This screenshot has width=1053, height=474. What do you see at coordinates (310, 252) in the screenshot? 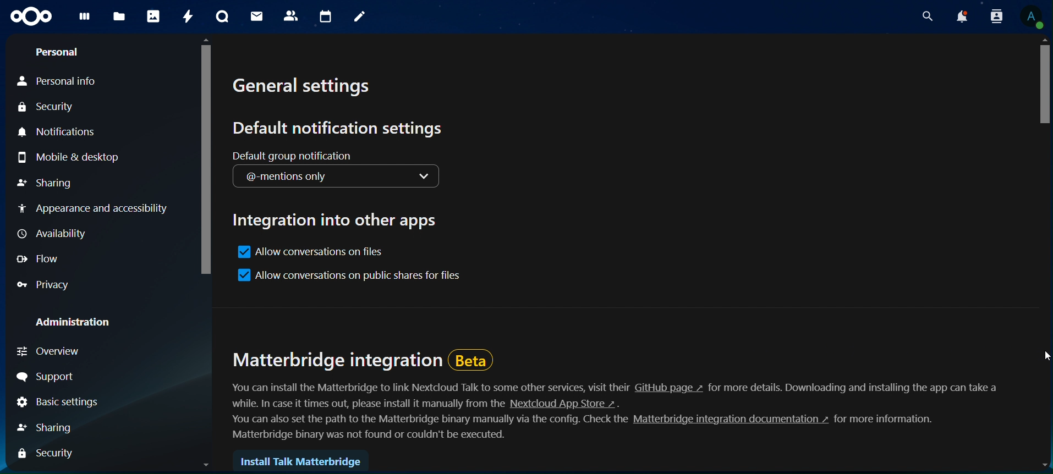
I see `allow conversation on files` at bounding box center [310, 252].